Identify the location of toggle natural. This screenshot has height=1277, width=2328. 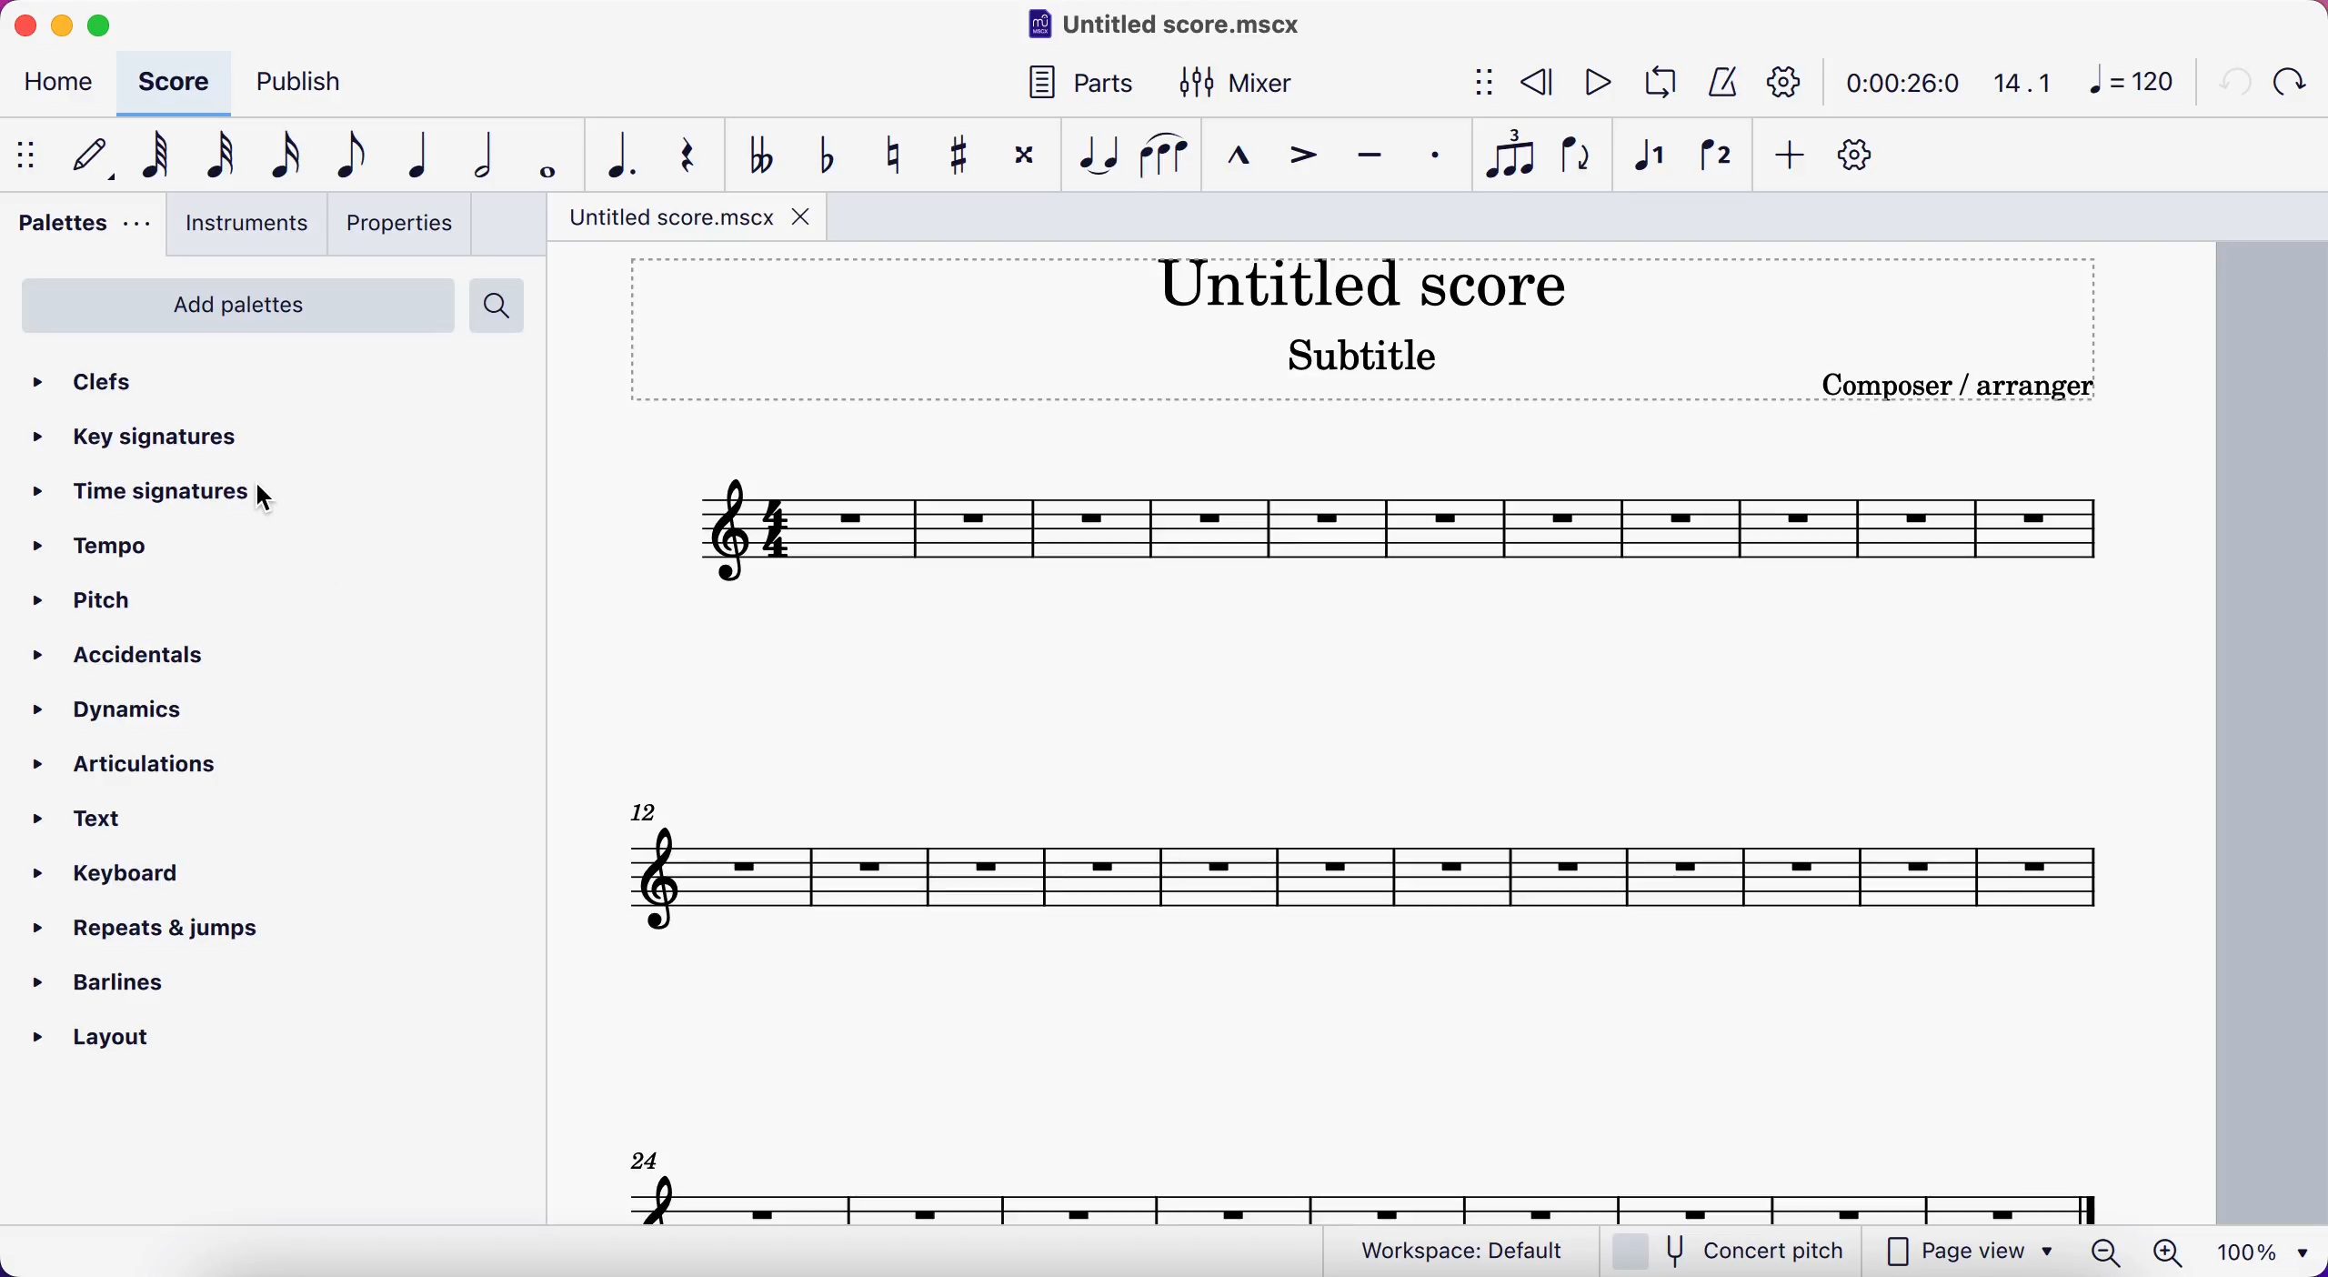
(888, 151).